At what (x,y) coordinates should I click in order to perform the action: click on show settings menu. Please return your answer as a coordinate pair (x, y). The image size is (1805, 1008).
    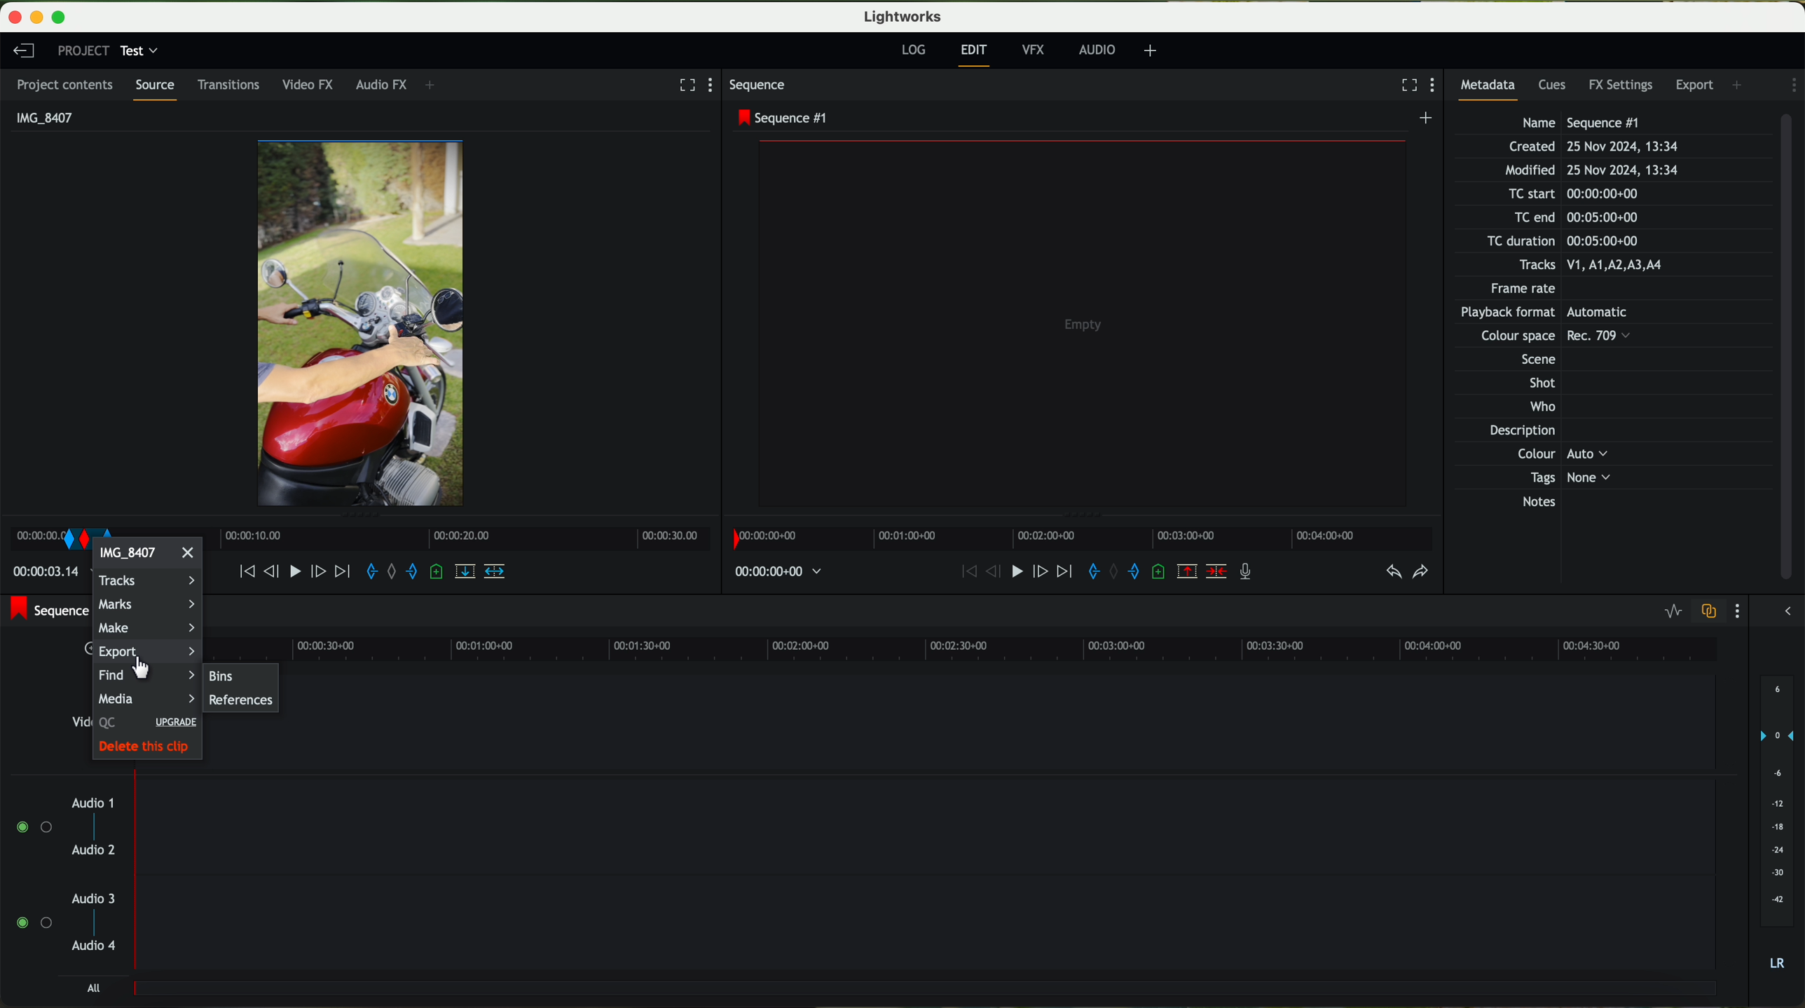
    Looking at the image, I should click on (1436, 86).